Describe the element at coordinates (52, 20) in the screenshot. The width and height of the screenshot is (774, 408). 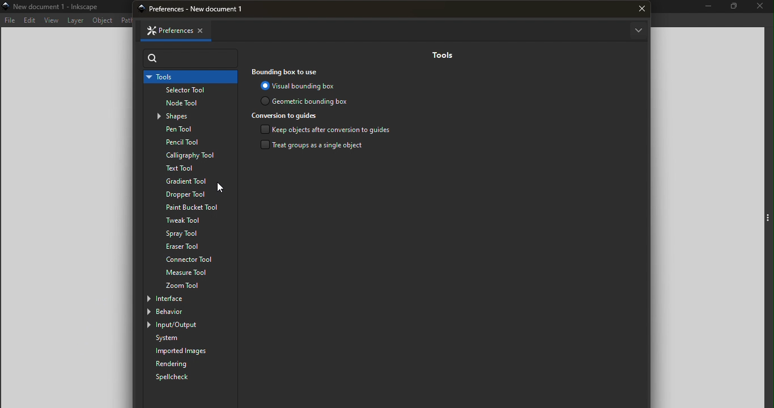
I see `View` at that location.